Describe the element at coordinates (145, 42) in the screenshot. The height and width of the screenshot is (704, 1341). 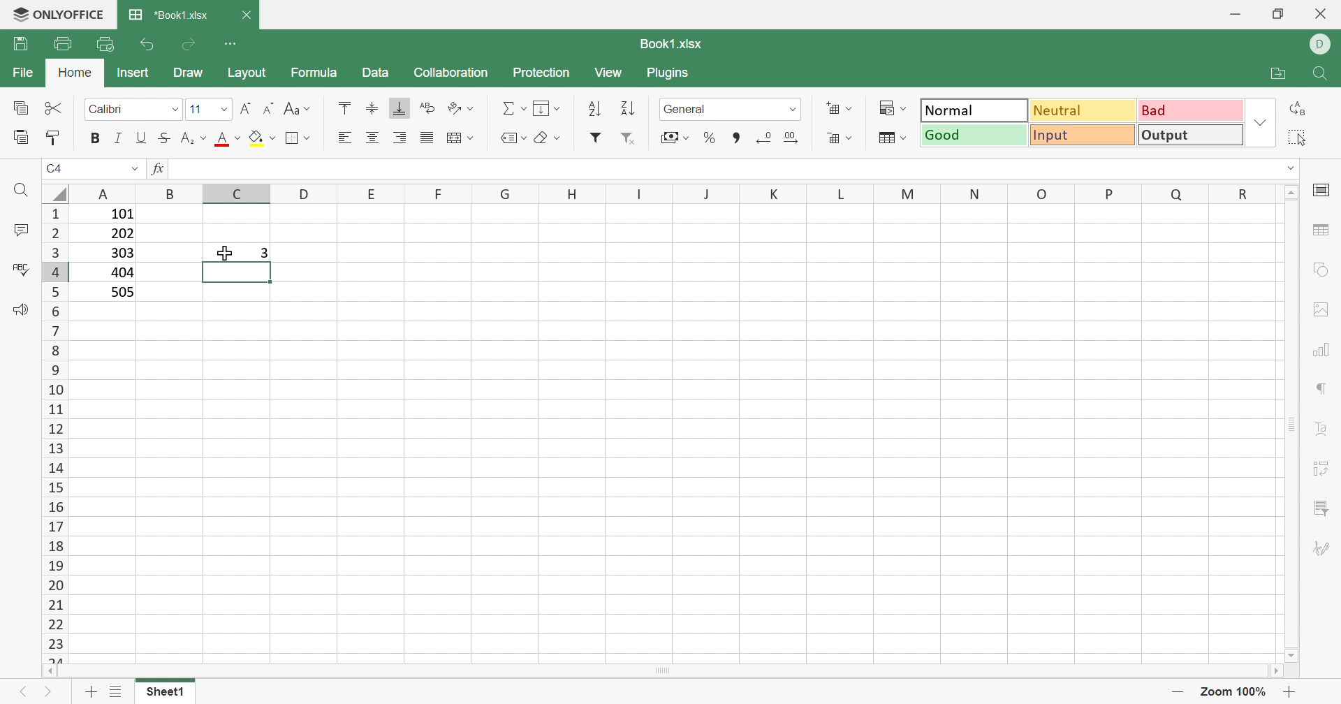
I see `Undo` at that location.